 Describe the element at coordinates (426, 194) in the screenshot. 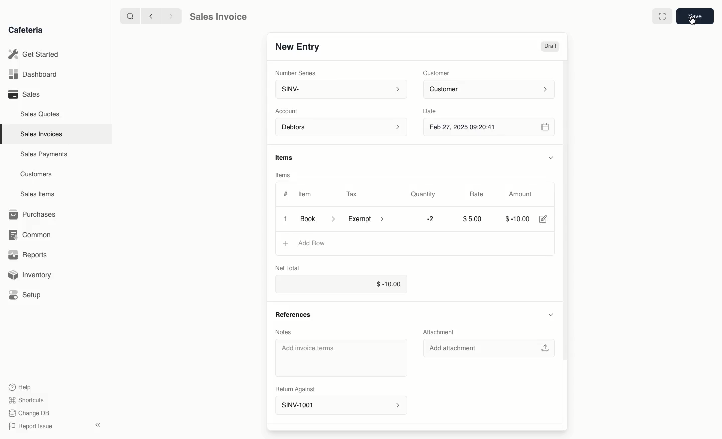

I see `Quantity` at that location.